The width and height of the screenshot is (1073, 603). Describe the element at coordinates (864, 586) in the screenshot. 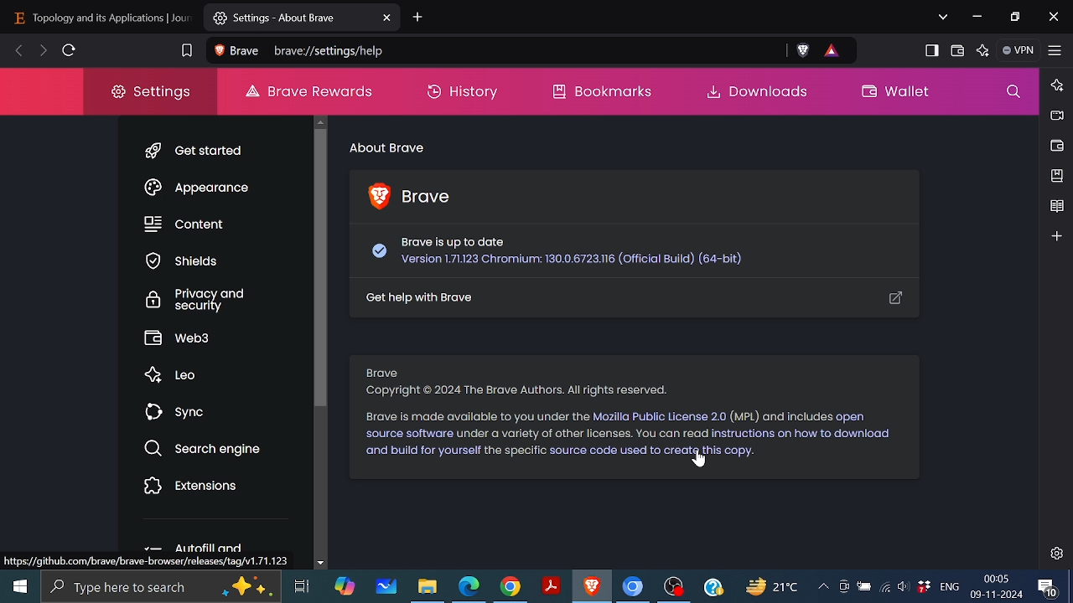

I see `Battrey` at that location.